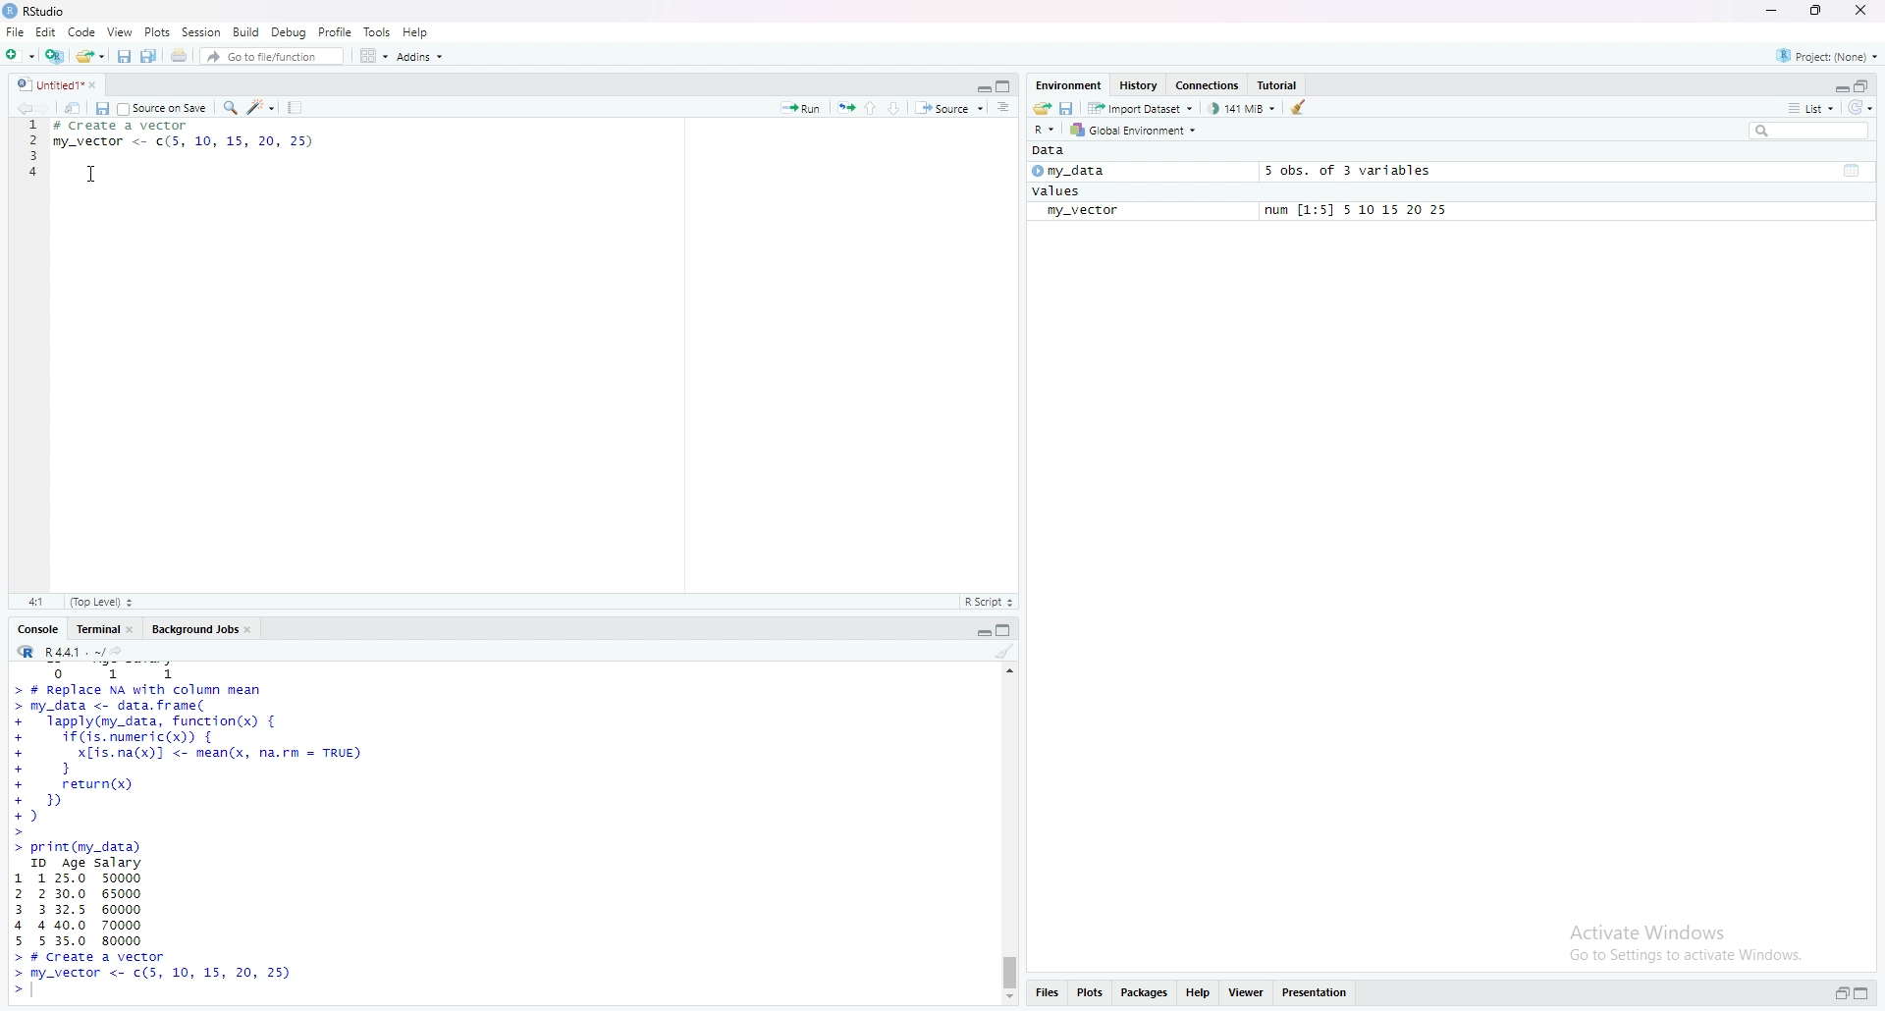  I want to click on expand, so click(1839, 993).